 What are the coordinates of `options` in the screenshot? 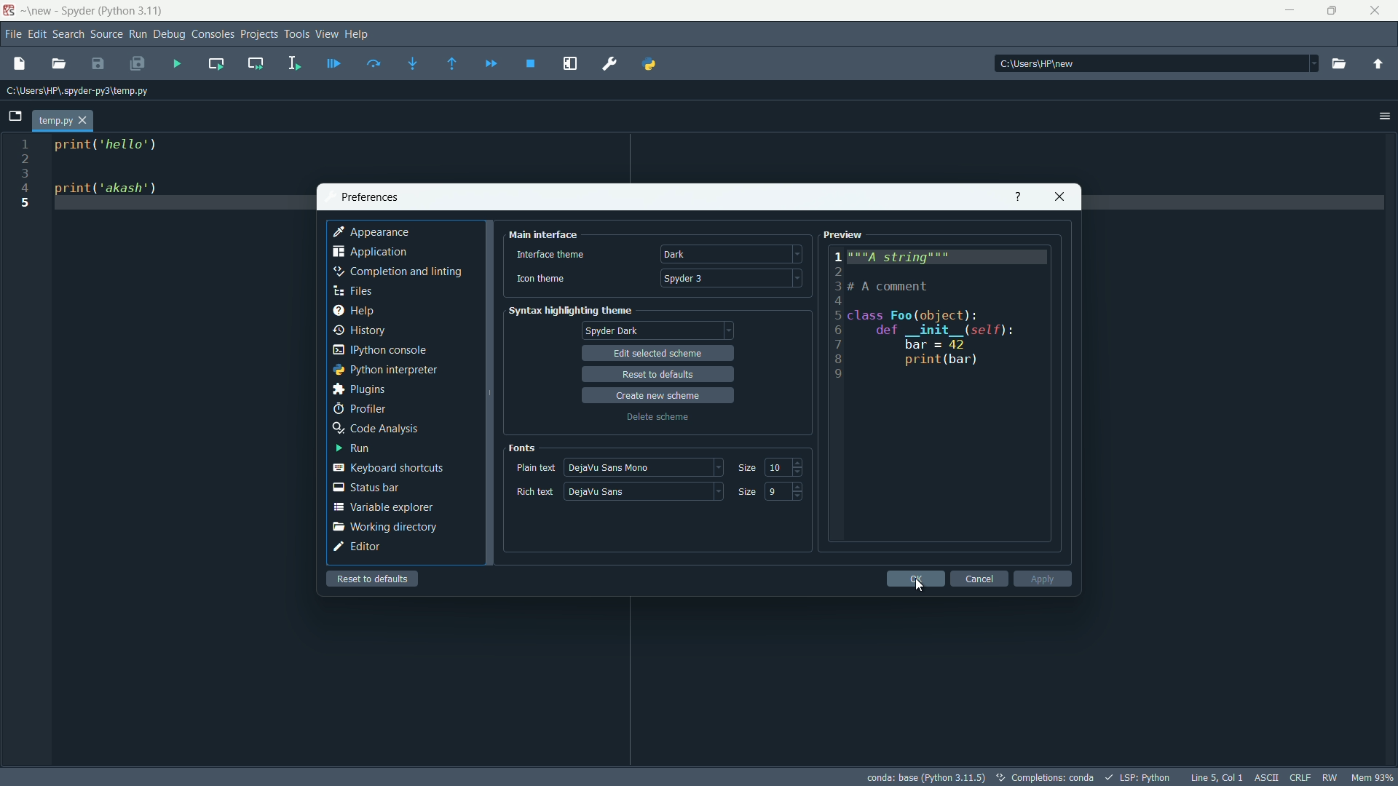 It's located at (1382, 115).